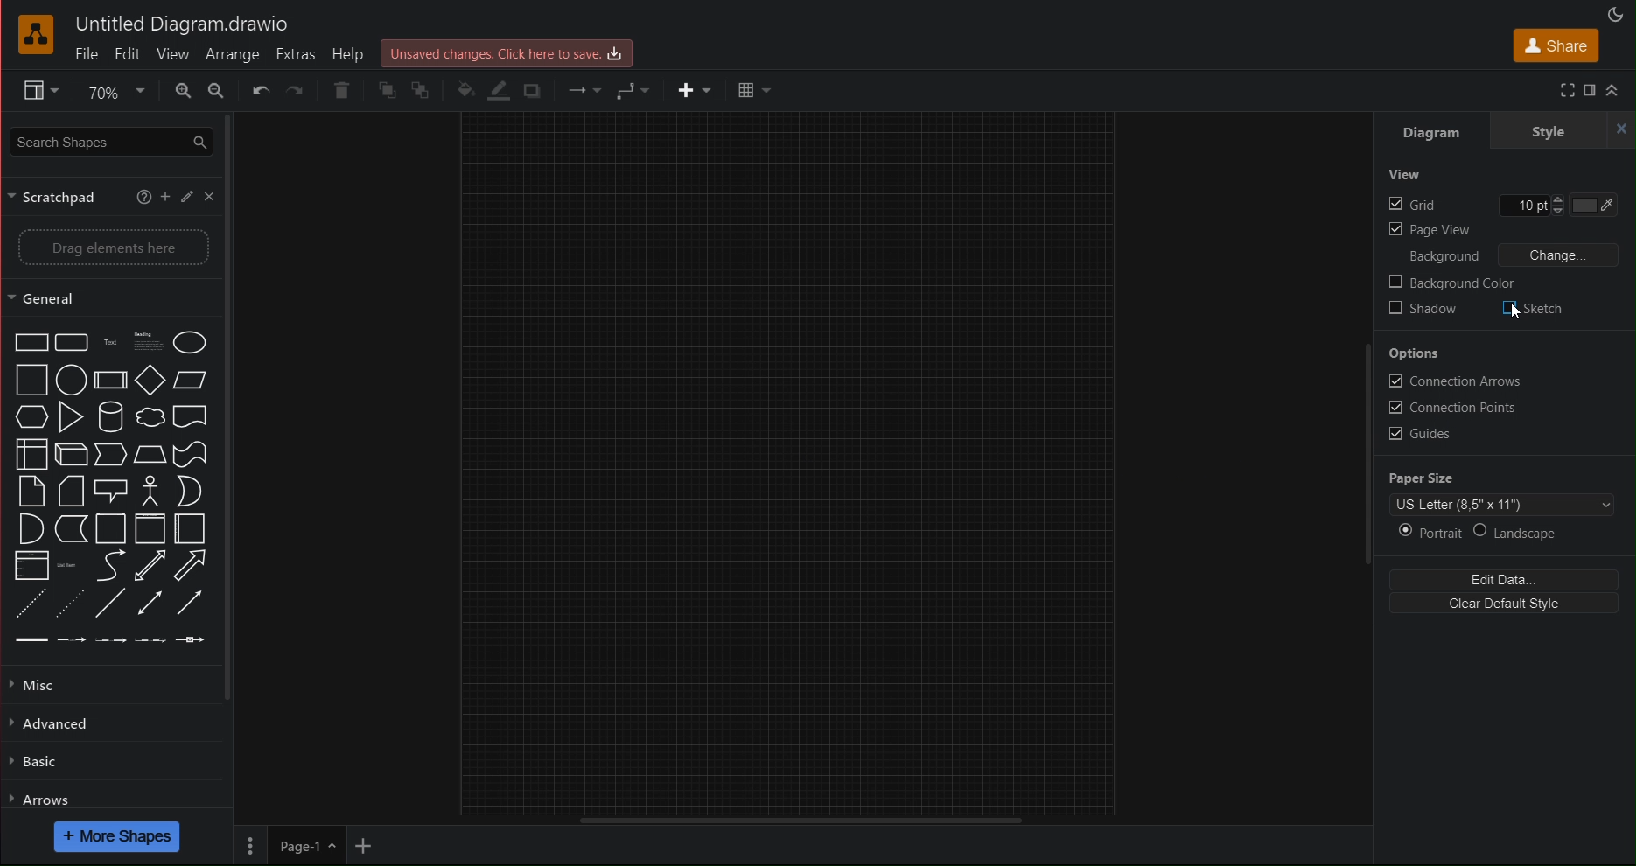  What do you see at coordinates (1508, 578) in the screenshot?
I see `Edit Data` at bounding box center [1508, 578].